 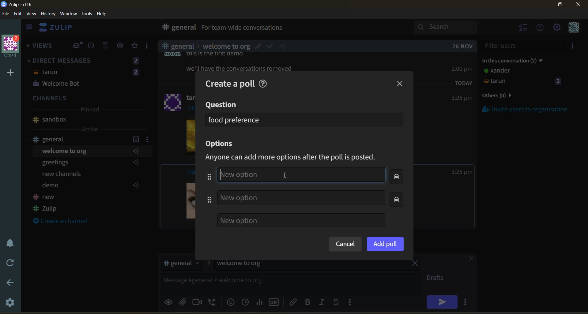 What do you see at coordinates (240, 174) in the screenshot?
I see `` at bounding box center [240, 174].